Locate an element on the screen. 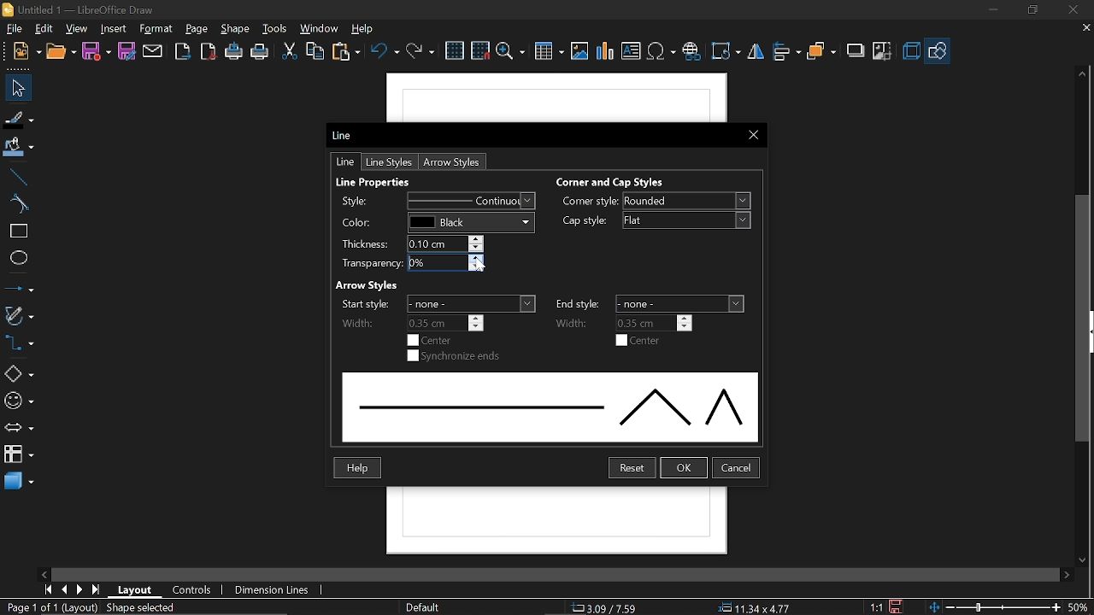 Image resolution: width=1094 pixels, height=615 pixels. Center is located at coordinates (638, 341).